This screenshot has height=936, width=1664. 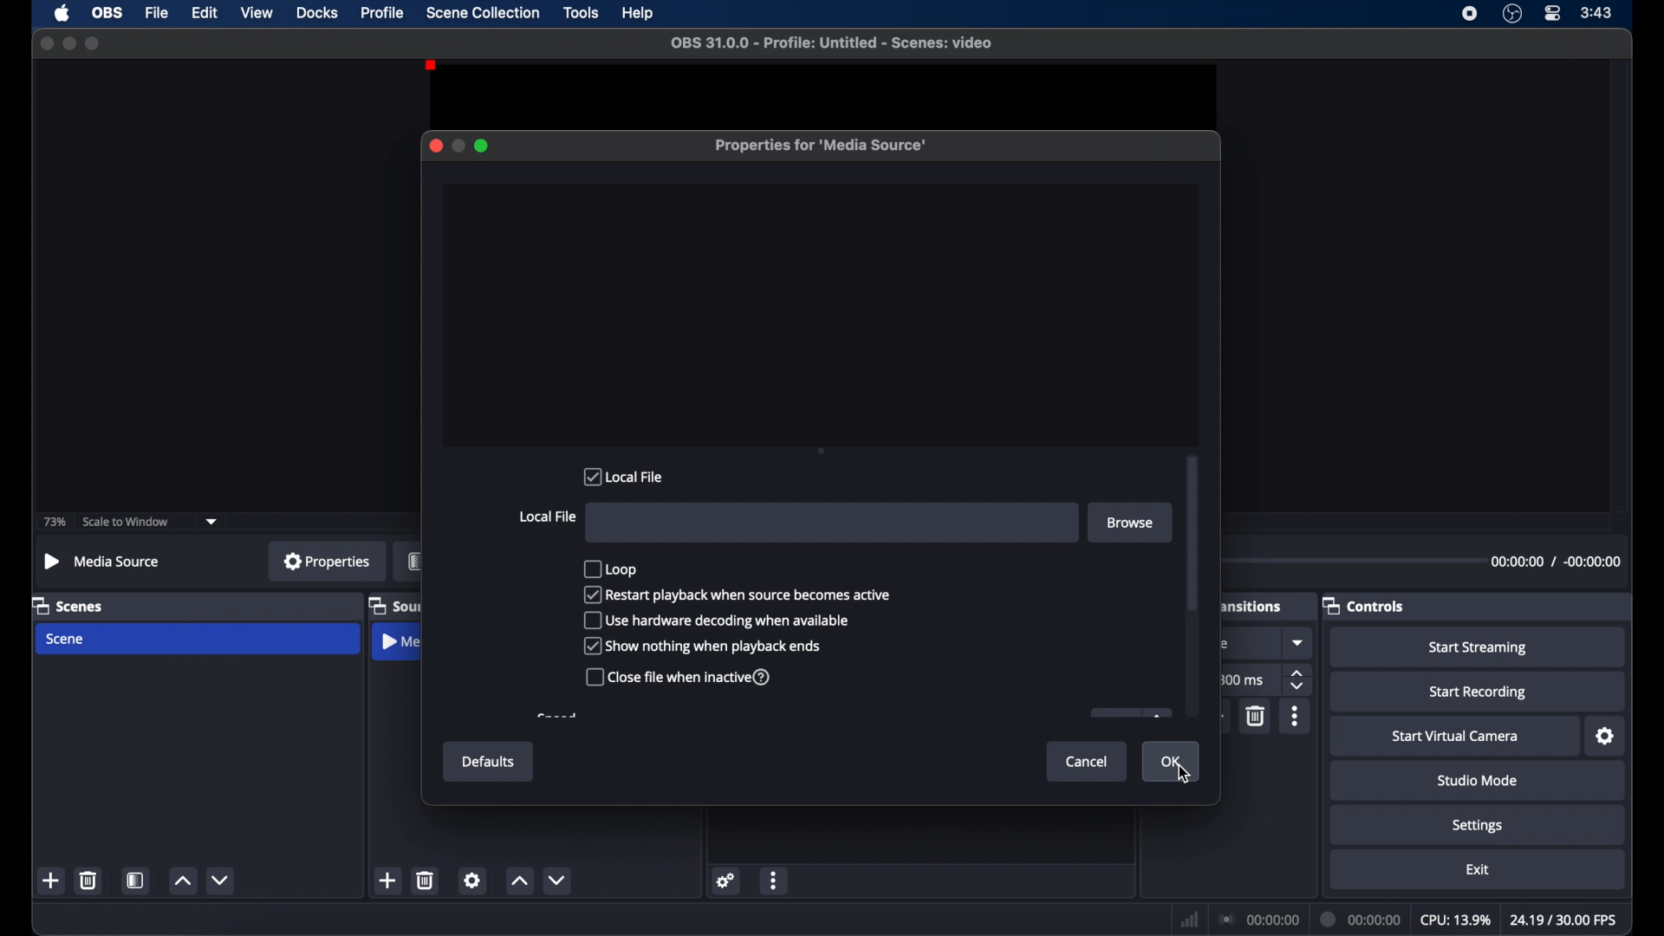 I want to click on properties, so click(x=328, y=561).